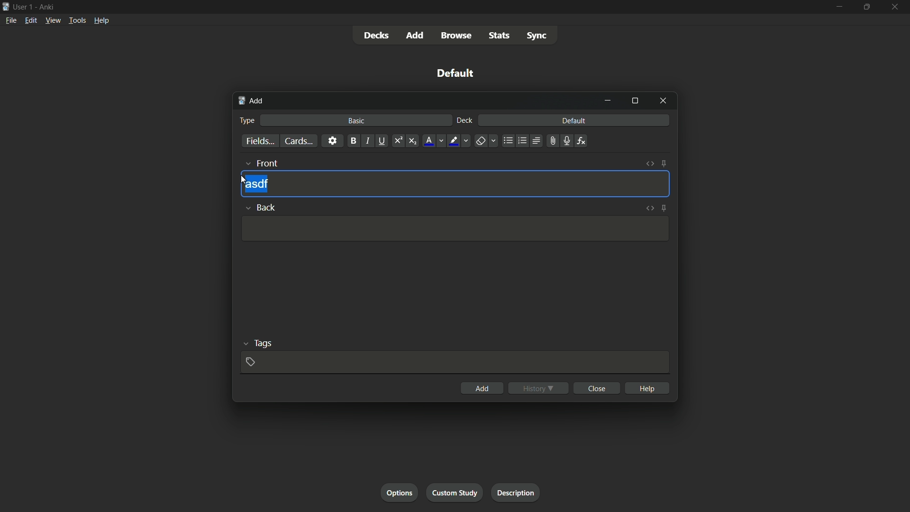  Describe the element at coordinates (649, 208) in the screenshot. I see `toggle html editor` at that location.